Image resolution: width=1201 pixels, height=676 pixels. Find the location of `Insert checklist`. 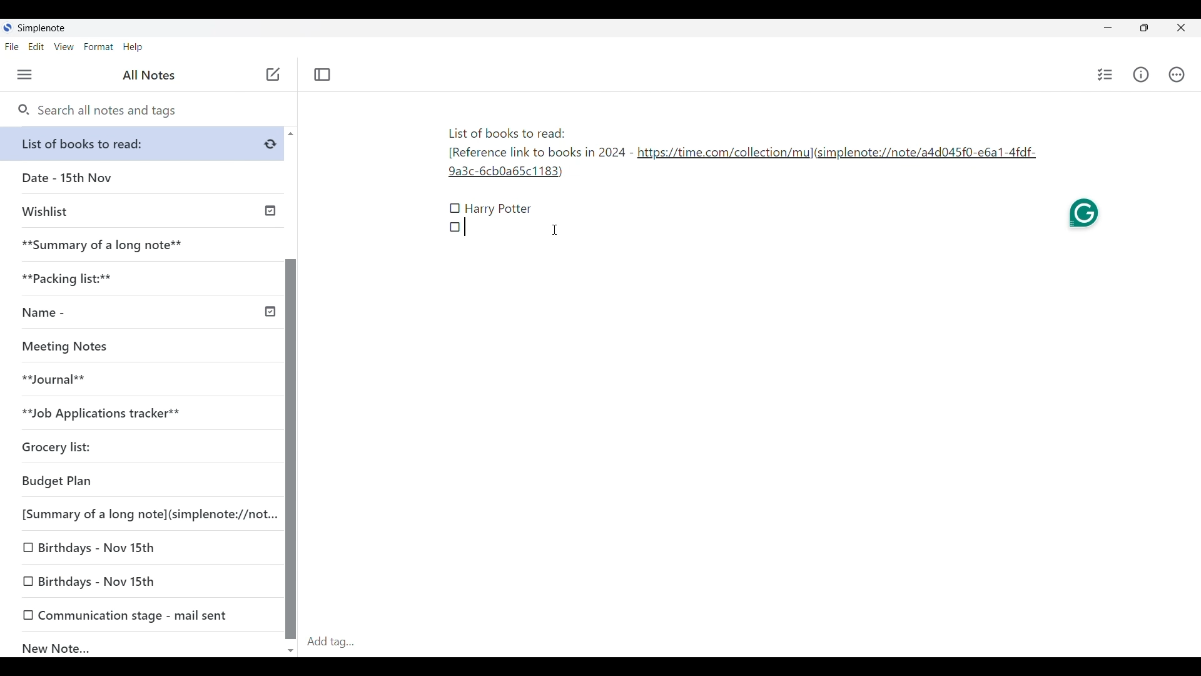

Insert checklist is located at coordinates (1105, 74).